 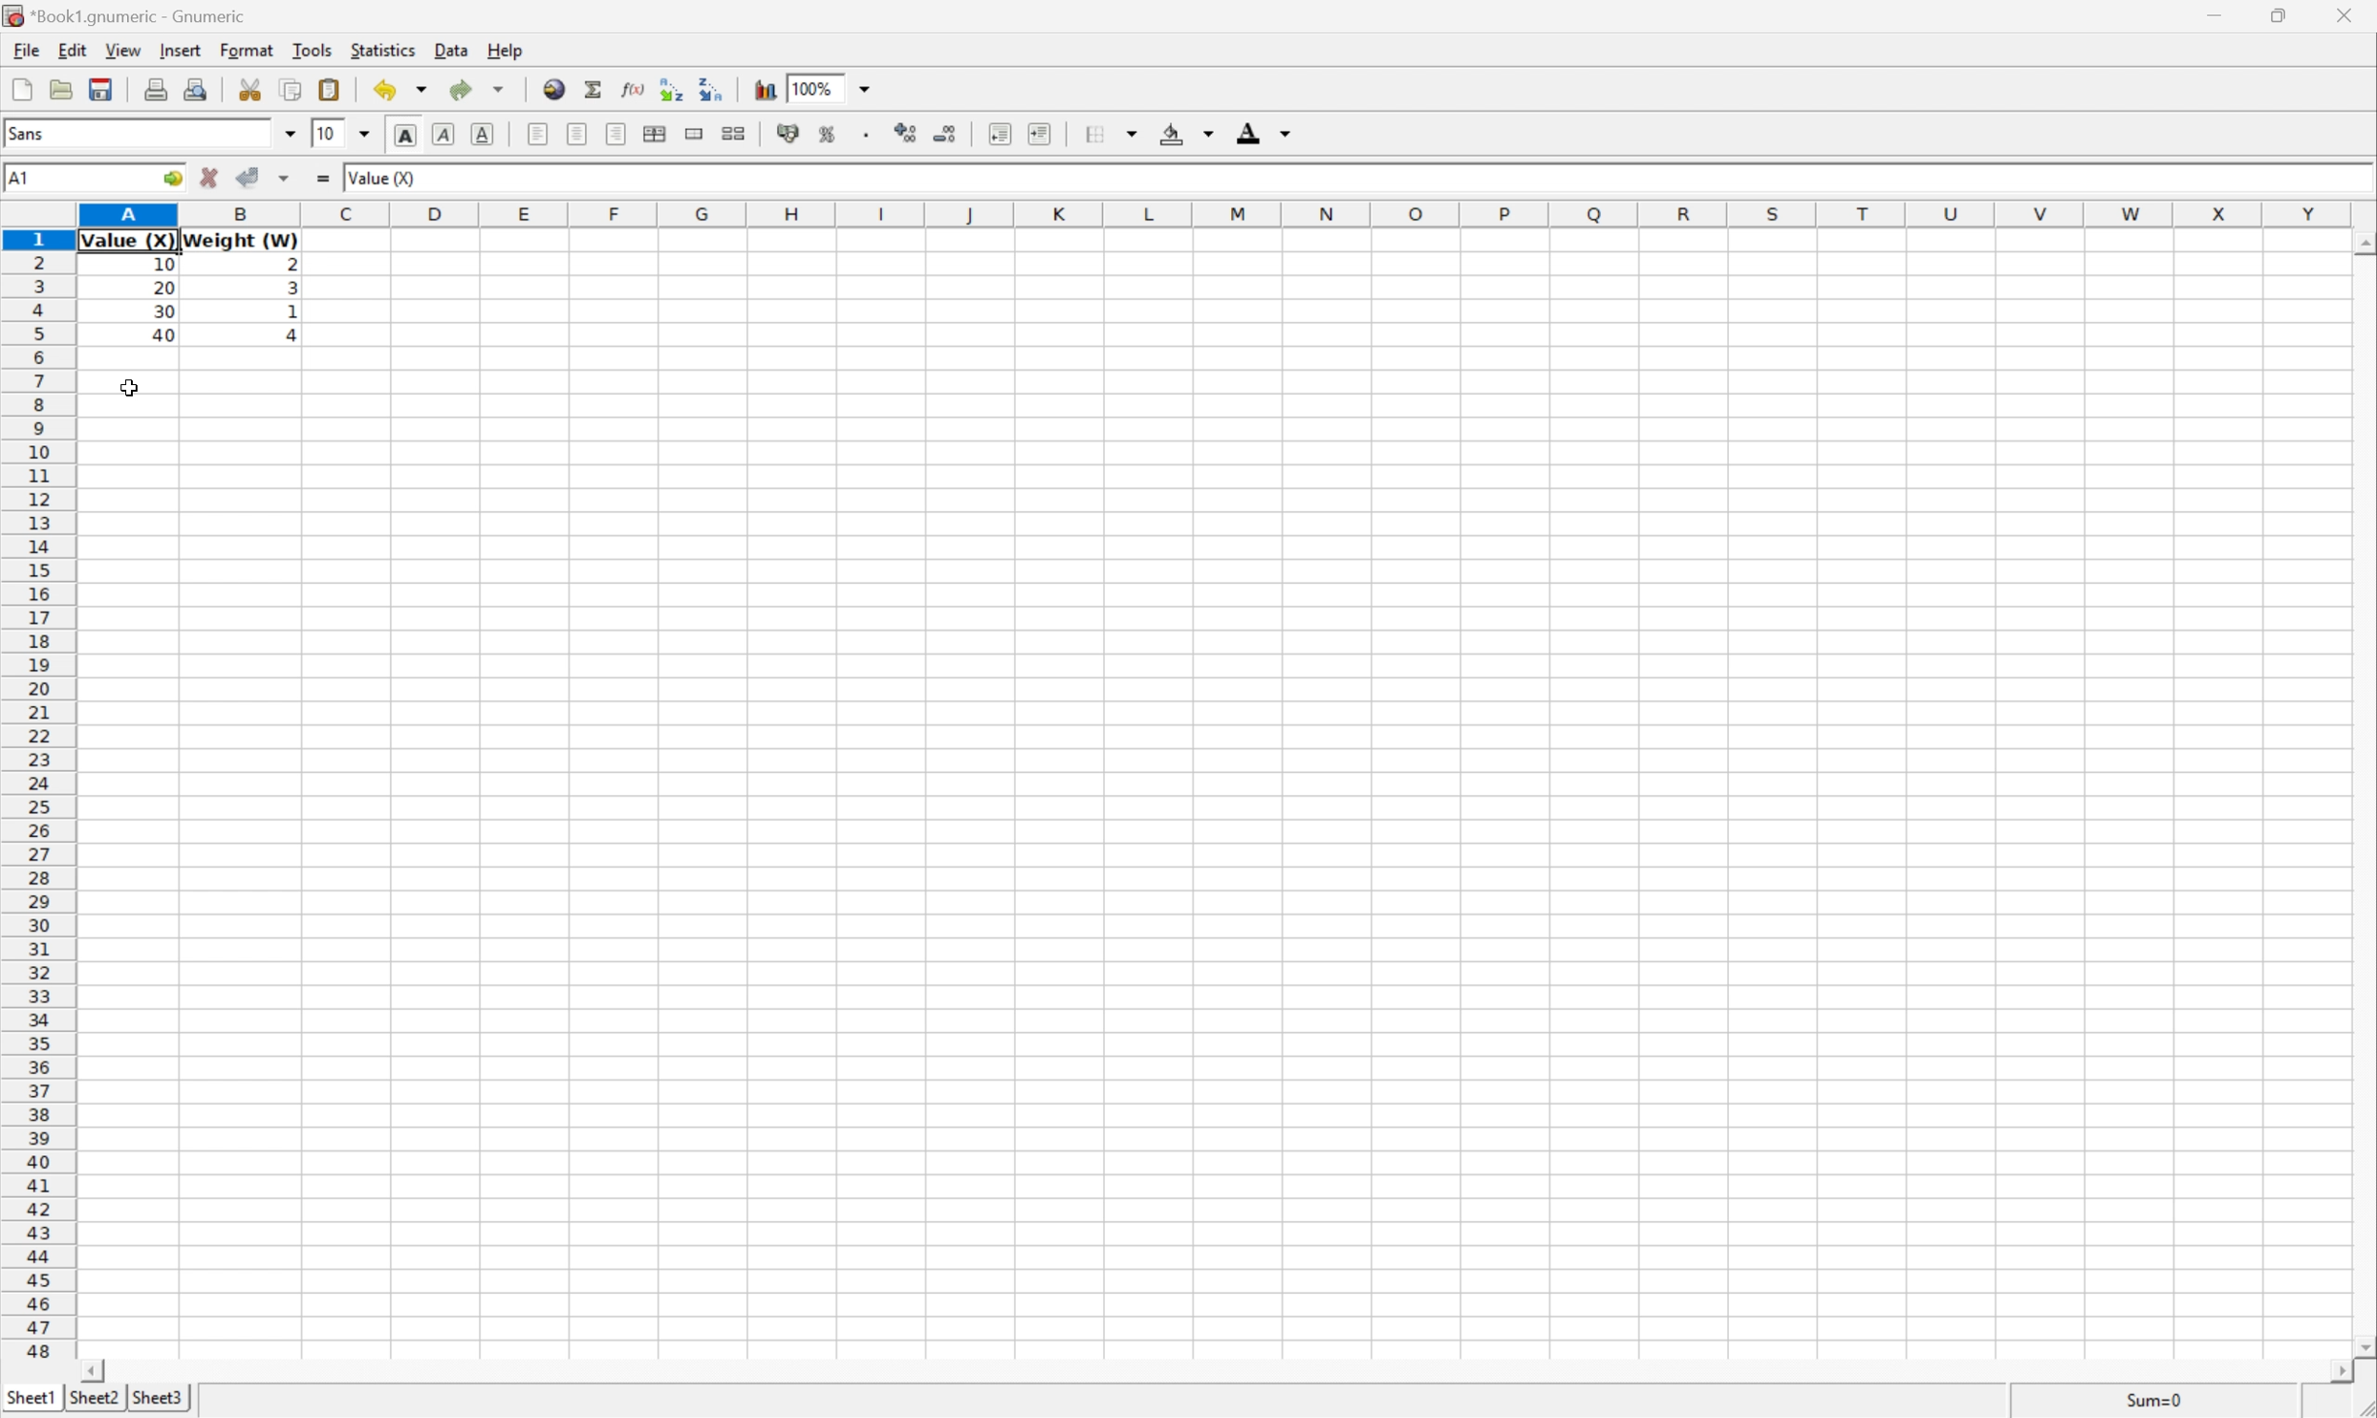 What do you see at coordinates (557, 88) in the screenshot?
I see `Insert hyperlink` at bounding box center [557, 88].